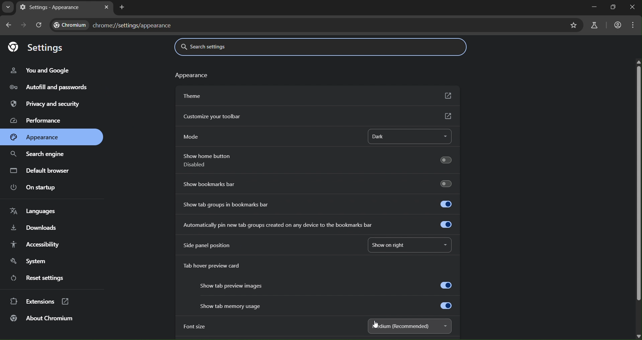  What do you see at coordinates (317, 184) in the screenshot?
I see `show bookmarks bar` at bounding box center [317, 184].